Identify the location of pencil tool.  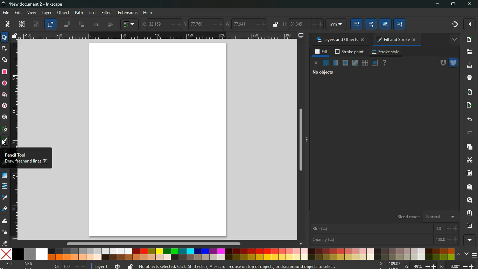
(5, 142).